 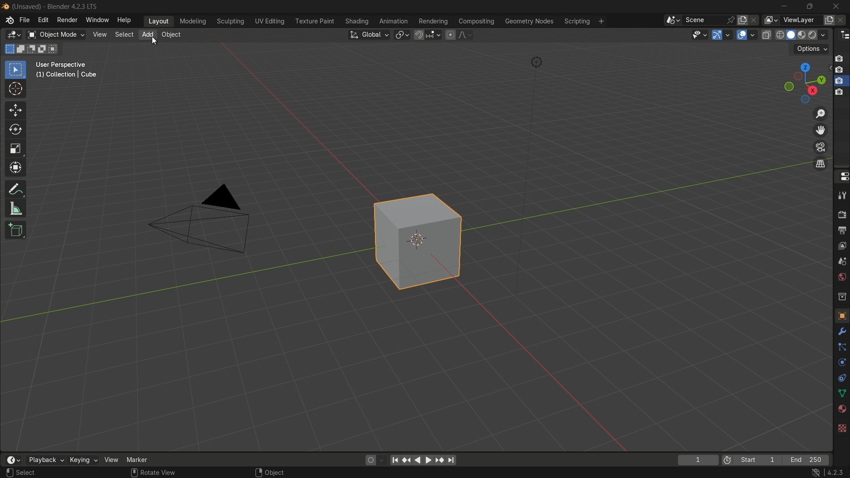 I want to click on wireframe, so click(x=780, y=35).